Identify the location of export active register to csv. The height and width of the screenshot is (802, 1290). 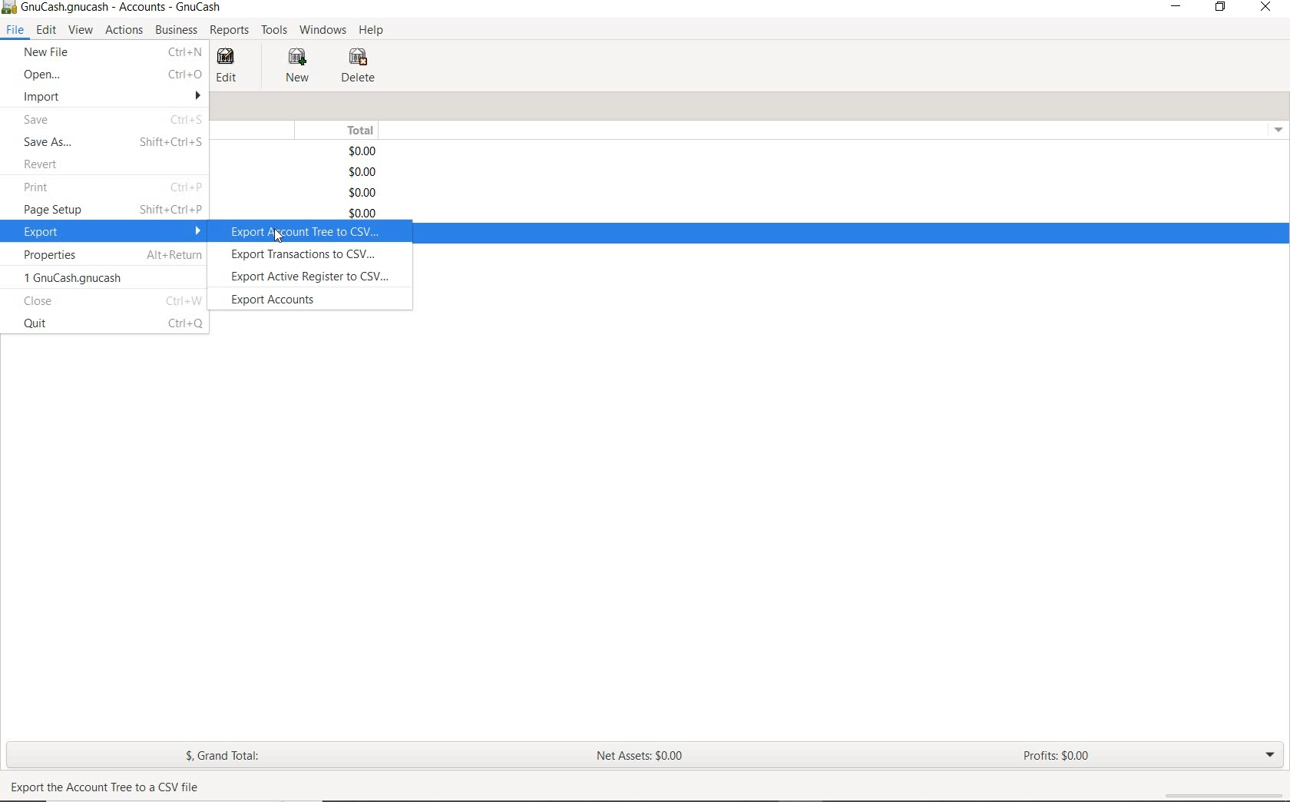
(309, 277).